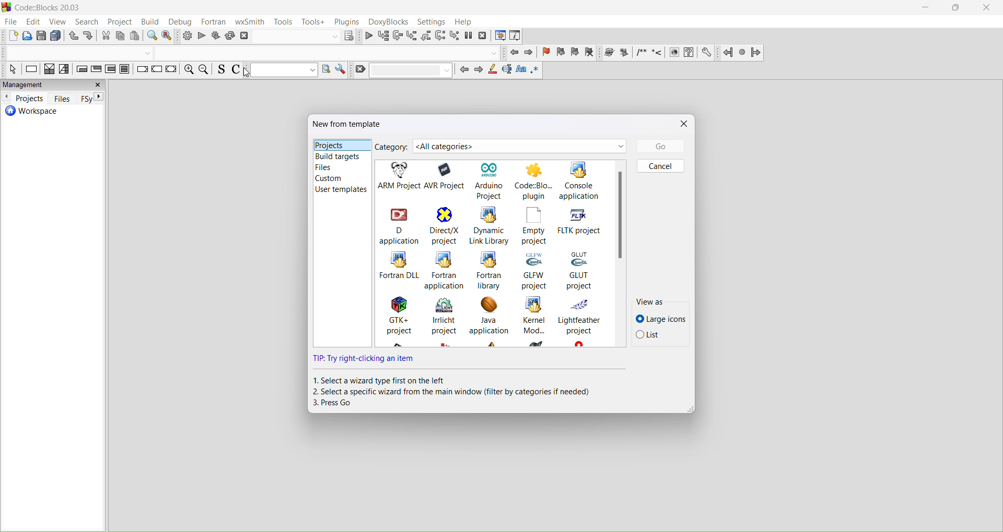 Image resolution: width=1003 pixels, height=532 pixels. Describe the element at coordinates (562, 53) in the screenshot. I see `previous bookmark` at that location.